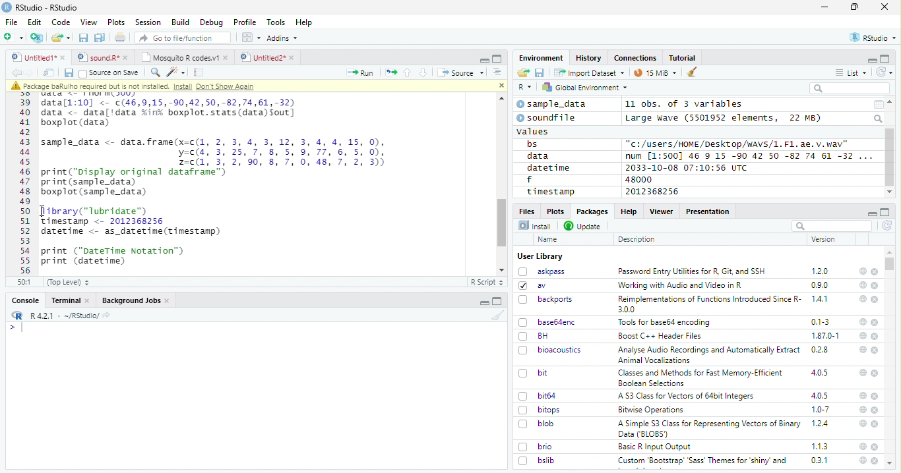 This screenshot has width=901, height=473. What do you see at coordinates (540, 73) in the screenshot?
I see `Save` at bounding box center [540, 73].